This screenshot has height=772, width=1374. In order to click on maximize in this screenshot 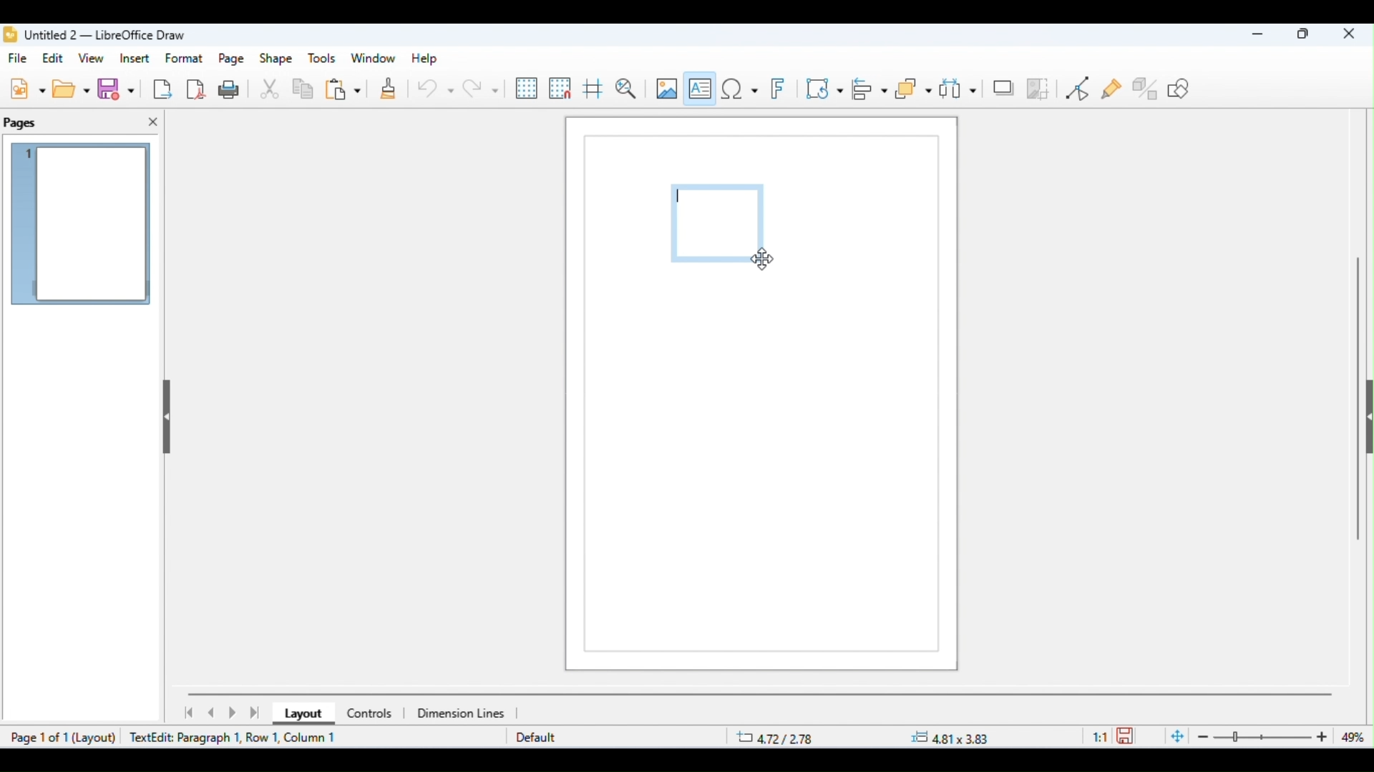, I will do `click(1304, 36)`.